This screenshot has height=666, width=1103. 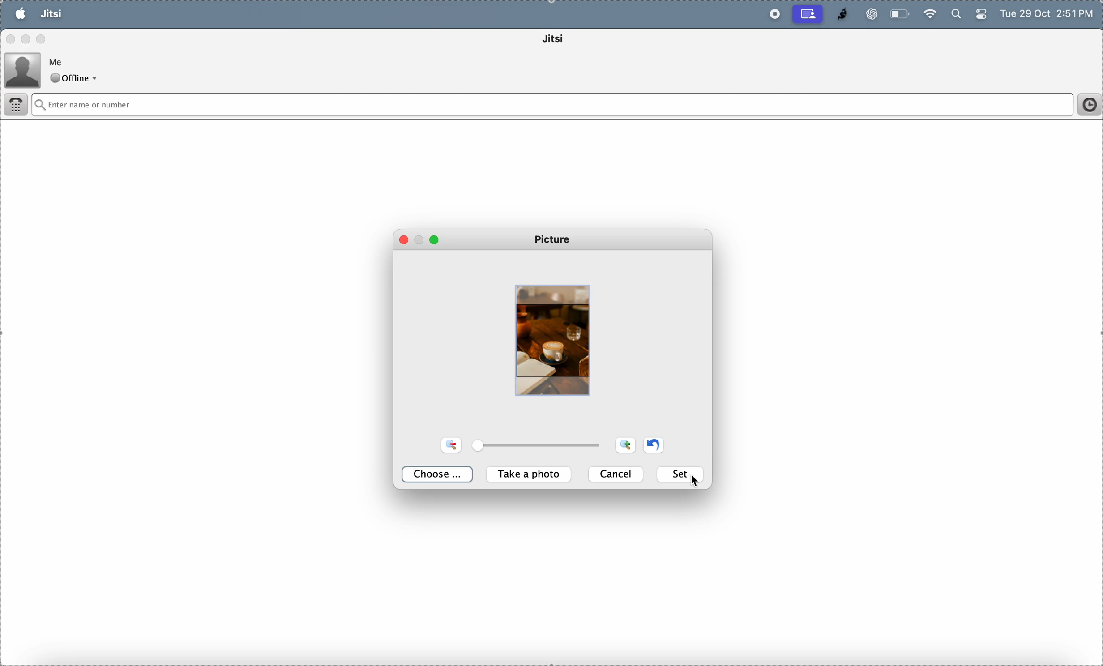 What do you see at coordinates (85, 14) in the screenshot?
I see `file` at bounding box center [85, 14].